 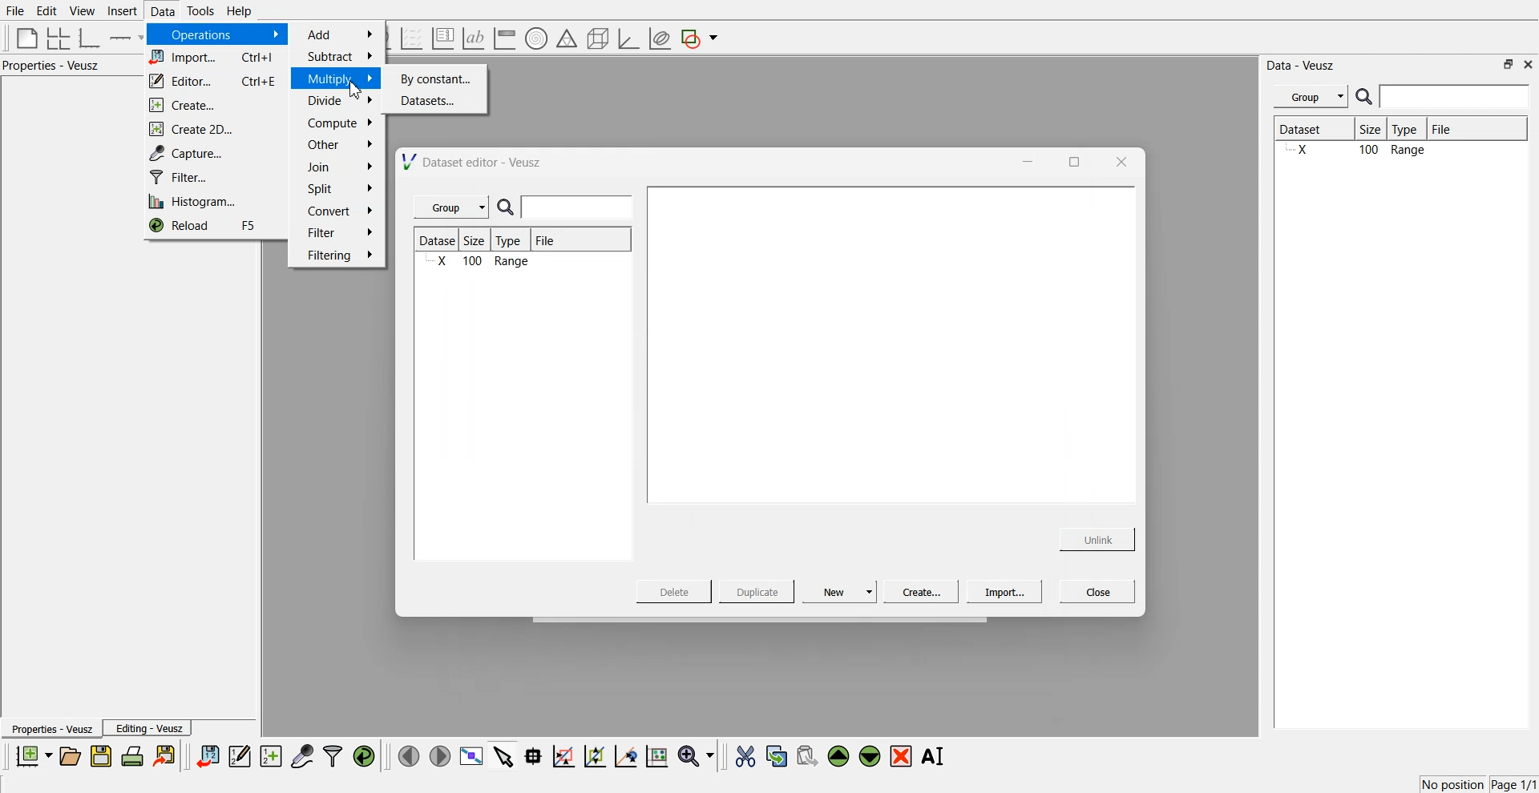 What do you see at coordinates (340, 123) in the screenshot?
I see `Compute` at bounding box center [340, 123].